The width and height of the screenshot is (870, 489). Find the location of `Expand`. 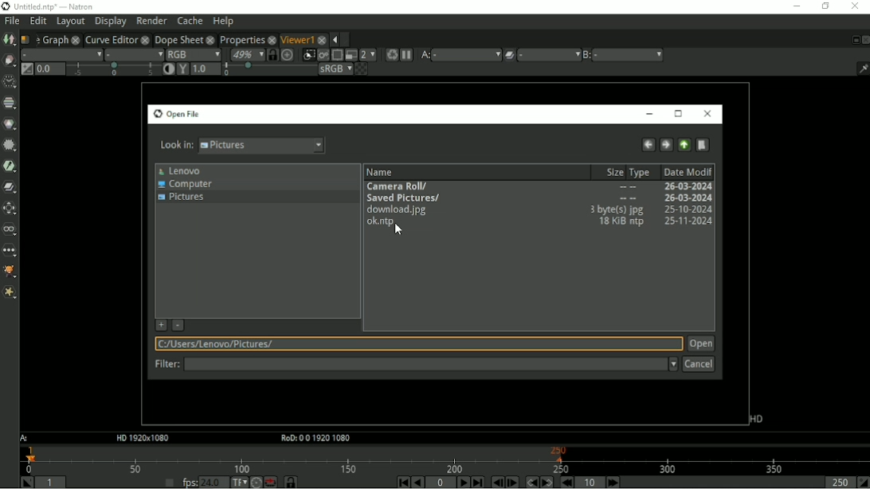

Expand is located at coordinates (347, 39).